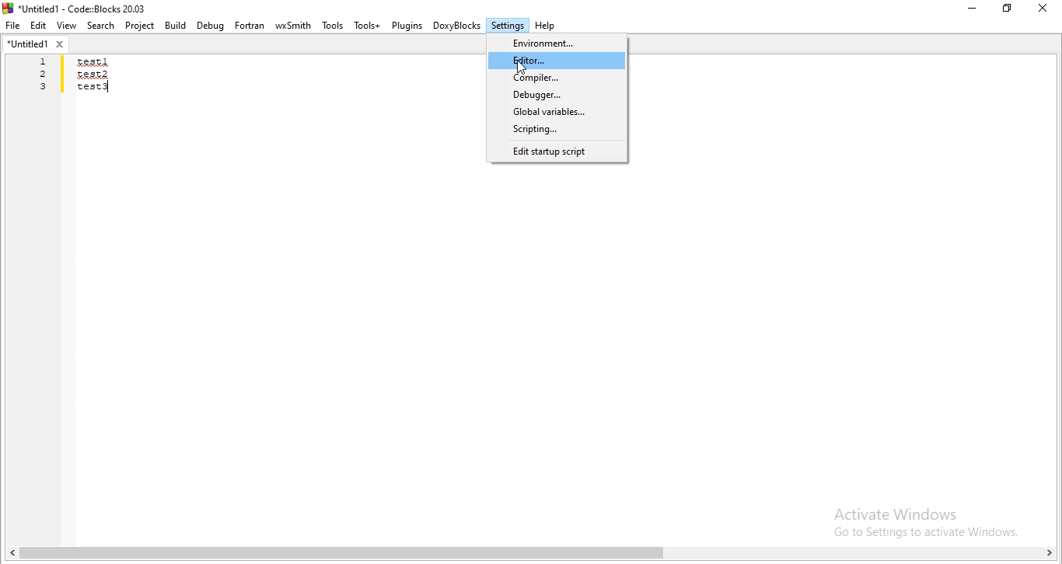 The image size is (1062, 564). I want to click on Project , so click(140, 26).